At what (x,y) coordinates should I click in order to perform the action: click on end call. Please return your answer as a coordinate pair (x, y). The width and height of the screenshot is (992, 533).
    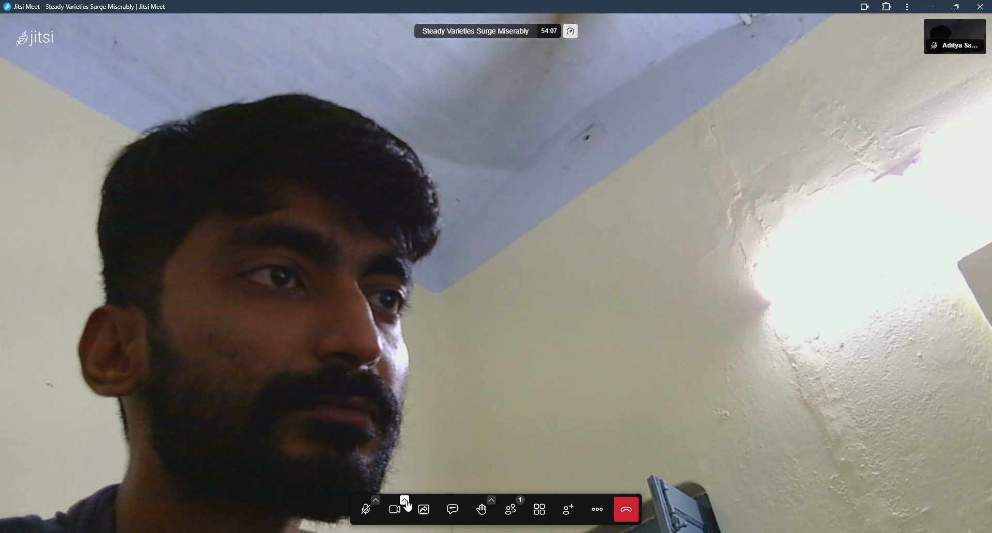
    Looking at the image, I should click on (625, 509).